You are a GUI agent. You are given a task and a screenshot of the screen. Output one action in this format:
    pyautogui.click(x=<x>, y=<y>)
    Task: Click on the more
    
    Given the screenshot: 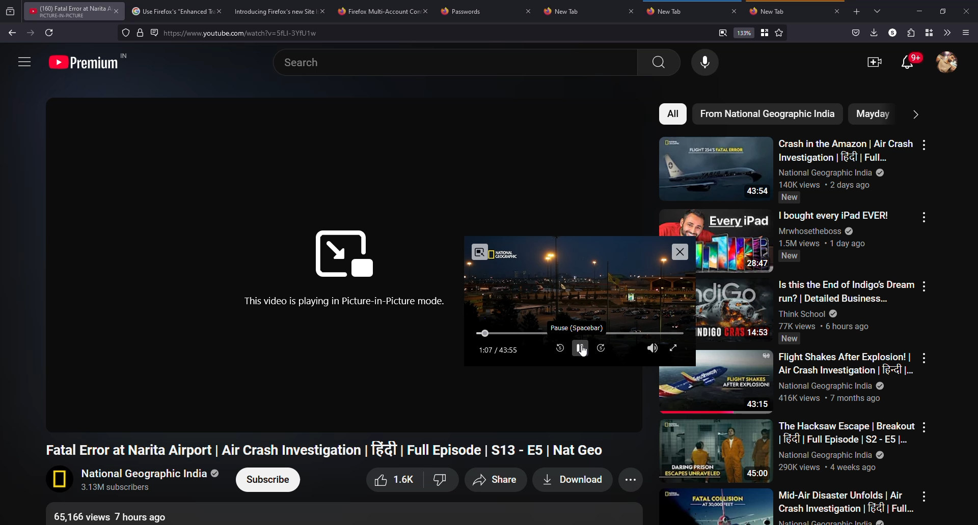 What is the action you would take?
    pyautogui.click(x=923, y=358)
    